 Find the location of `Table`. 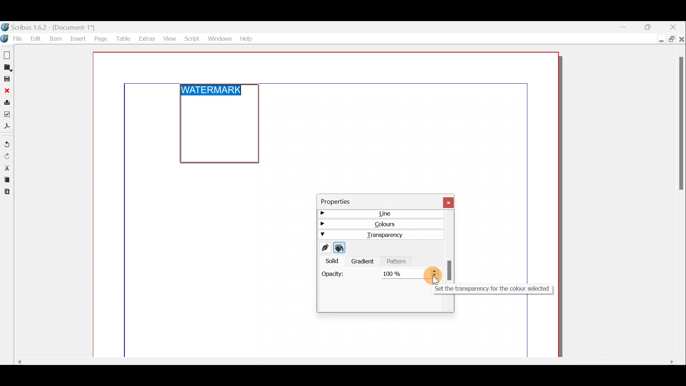

Table is located at coordinates (123, 39).